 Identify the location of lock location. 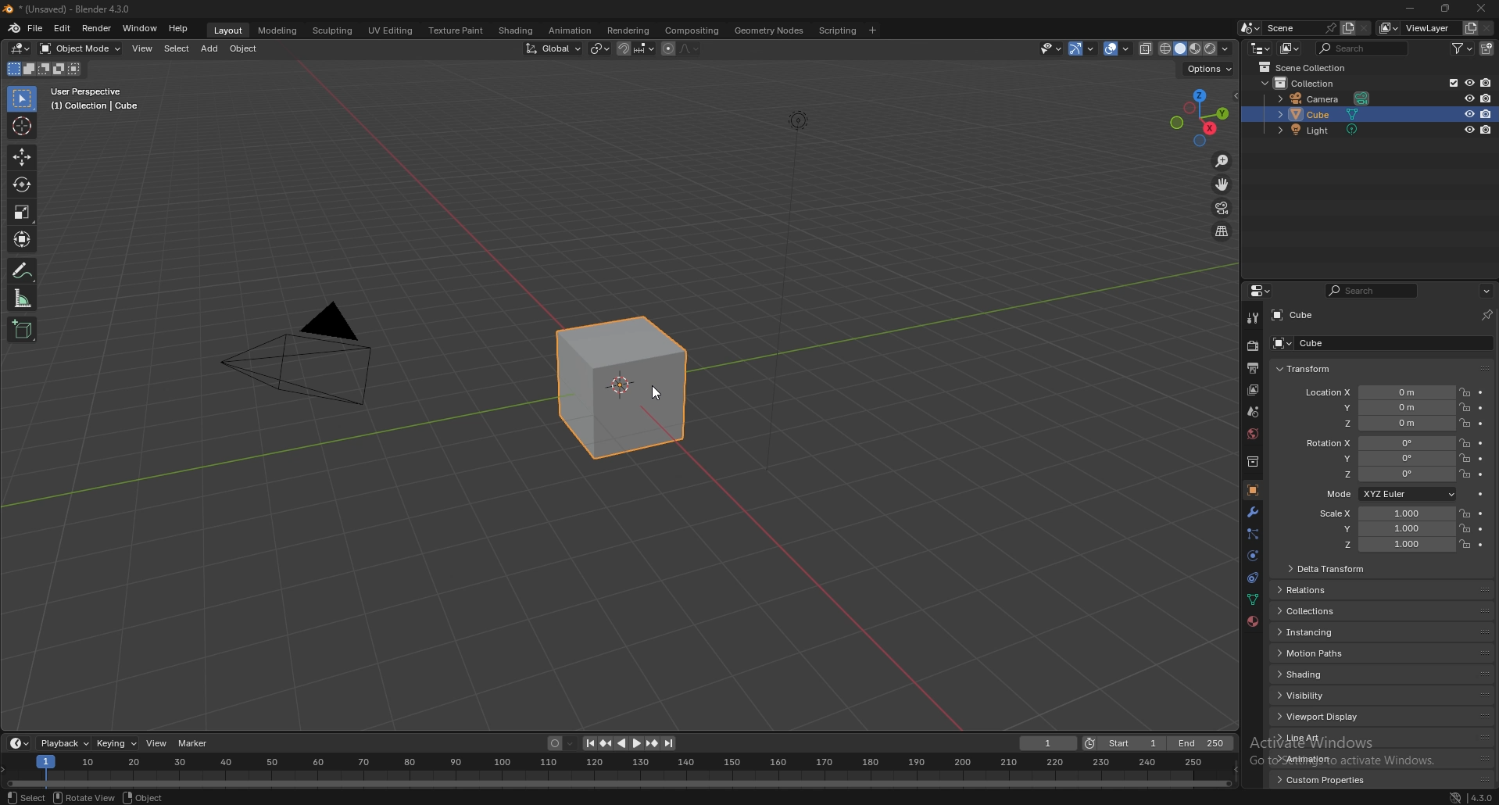
(1465, 528).